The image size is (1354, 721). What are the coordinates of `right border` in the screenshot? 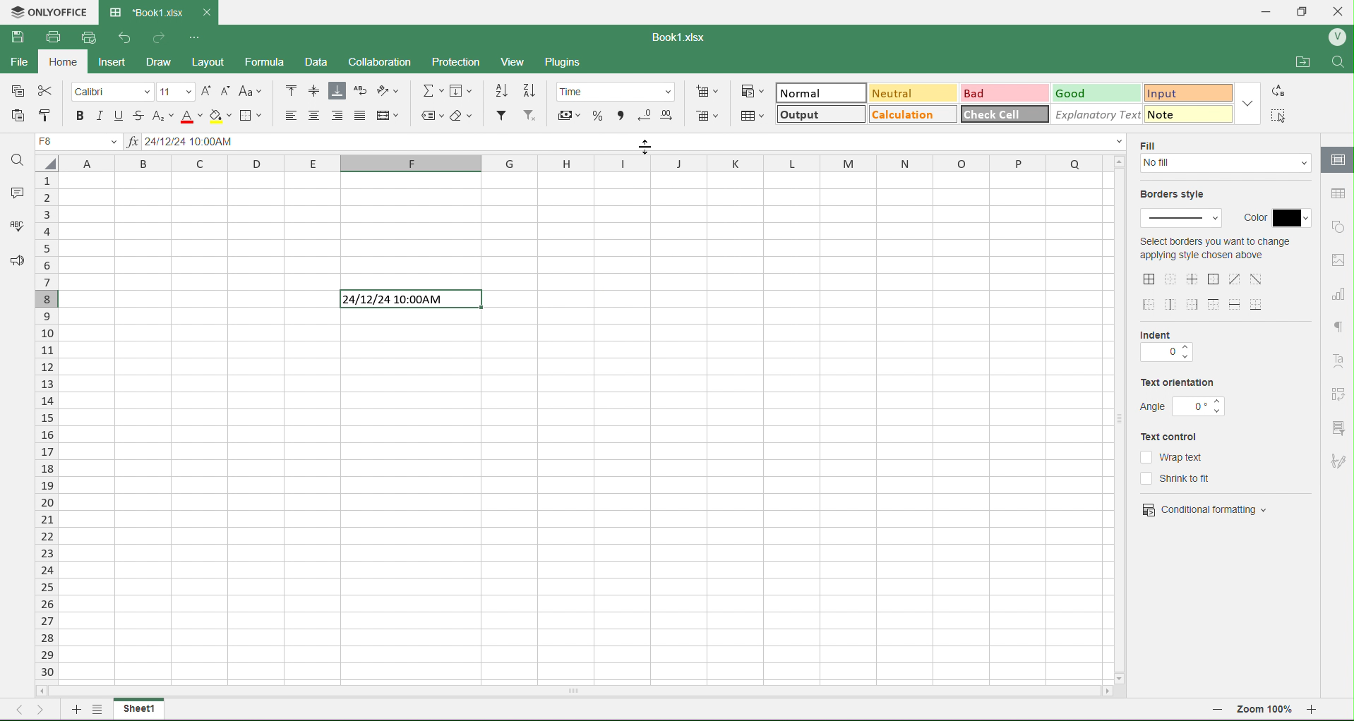 It's located at (1194, 304).